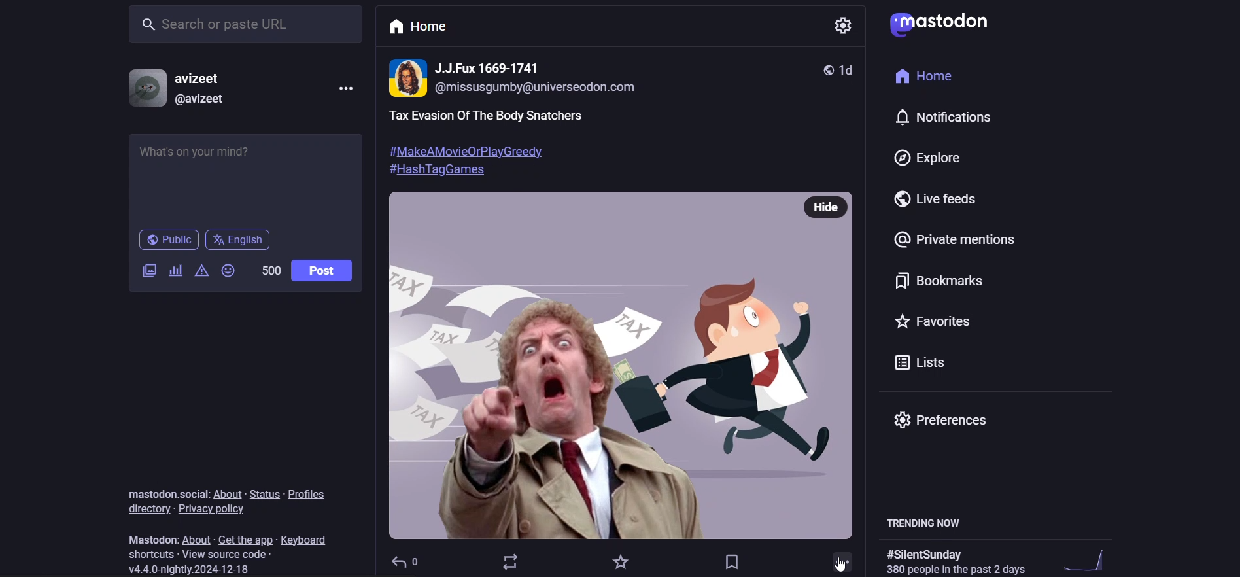 The width and height of the screenshot is (1240, 577). What do you see at coordinates (204, 101) in the screenshot?
I see `@avizeet` at bounding box center [204, 101].